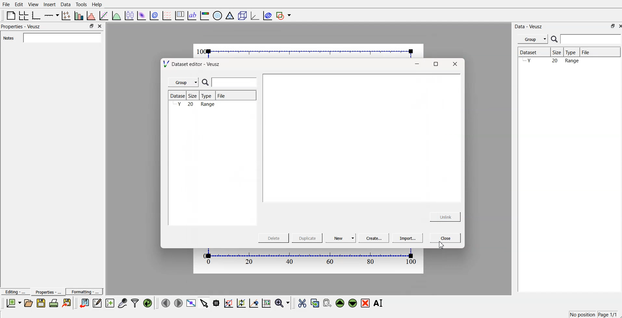  Describe the element at coordinates (242, 302) in the screenshot. I see `click to zoom` at that location.